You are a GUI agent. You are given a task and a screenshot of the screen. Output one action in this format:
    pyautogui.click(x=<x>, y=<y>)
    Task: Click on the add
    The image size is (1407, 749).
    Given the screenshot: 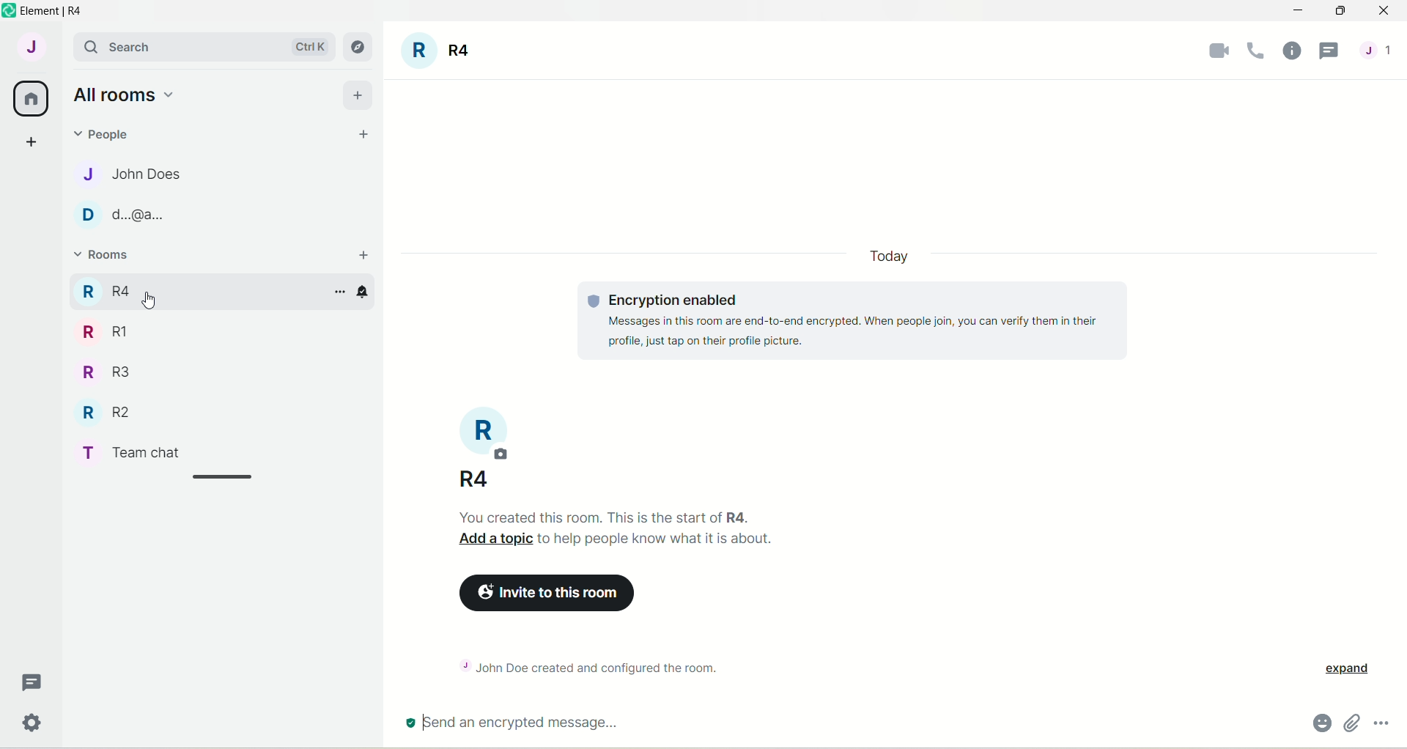 What is the action you would take?
    pyautogui.click(x=358, y=93)
    